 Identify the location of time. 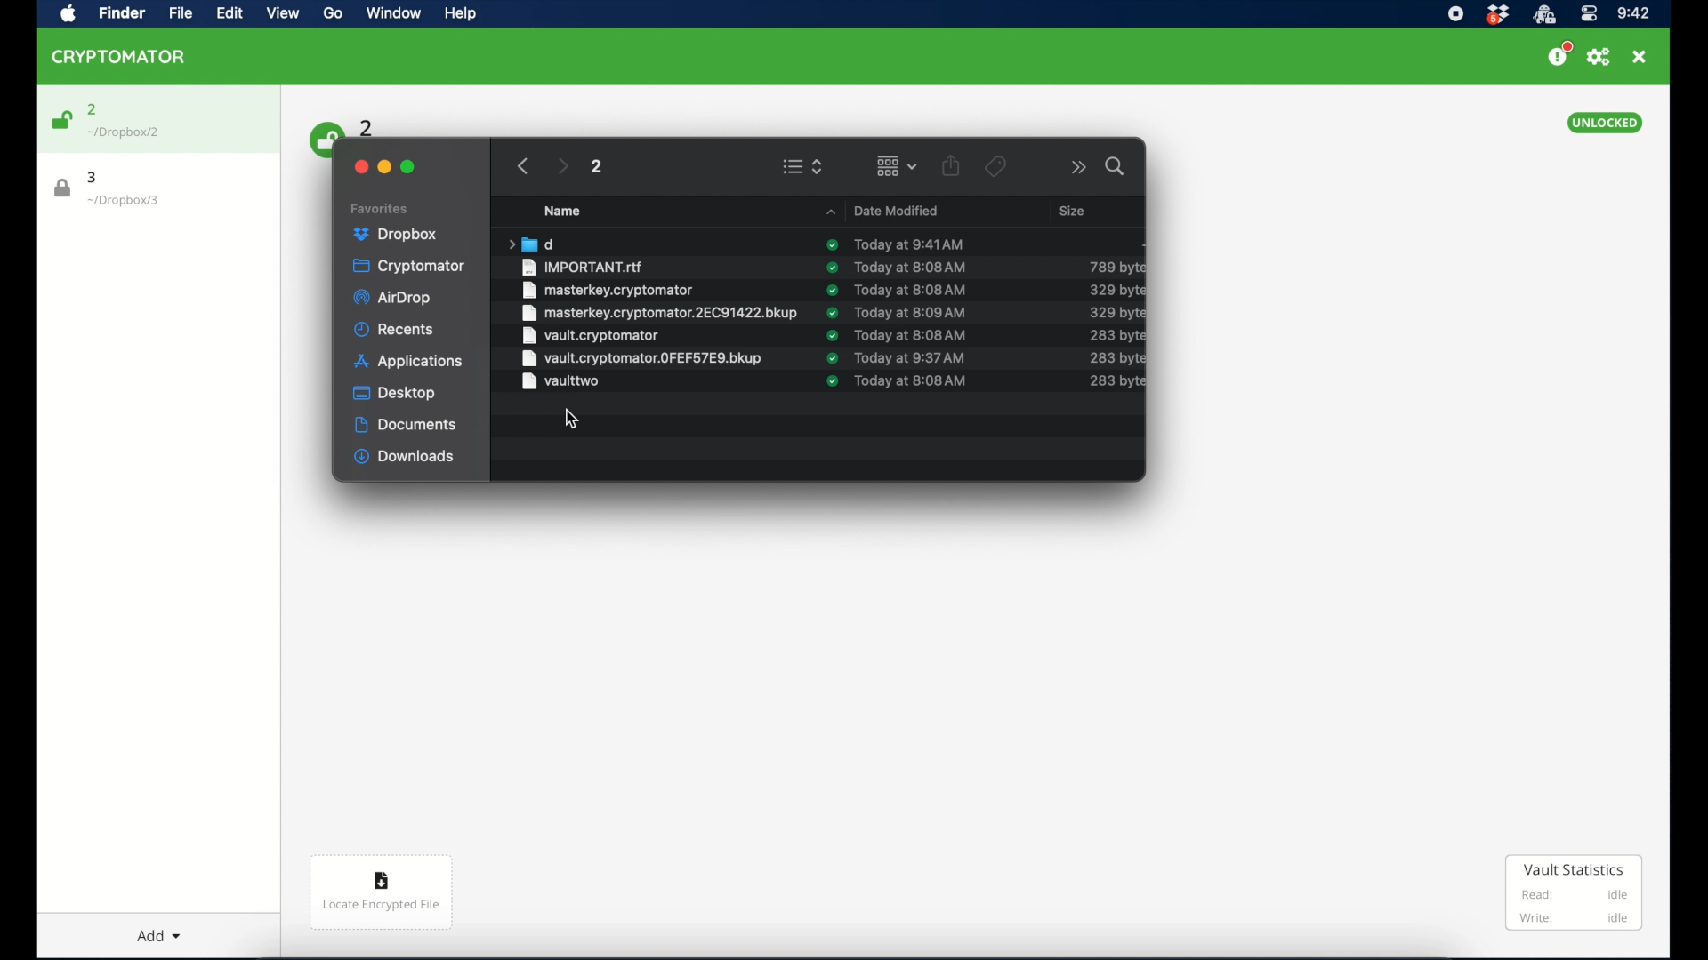
(1633, 14).